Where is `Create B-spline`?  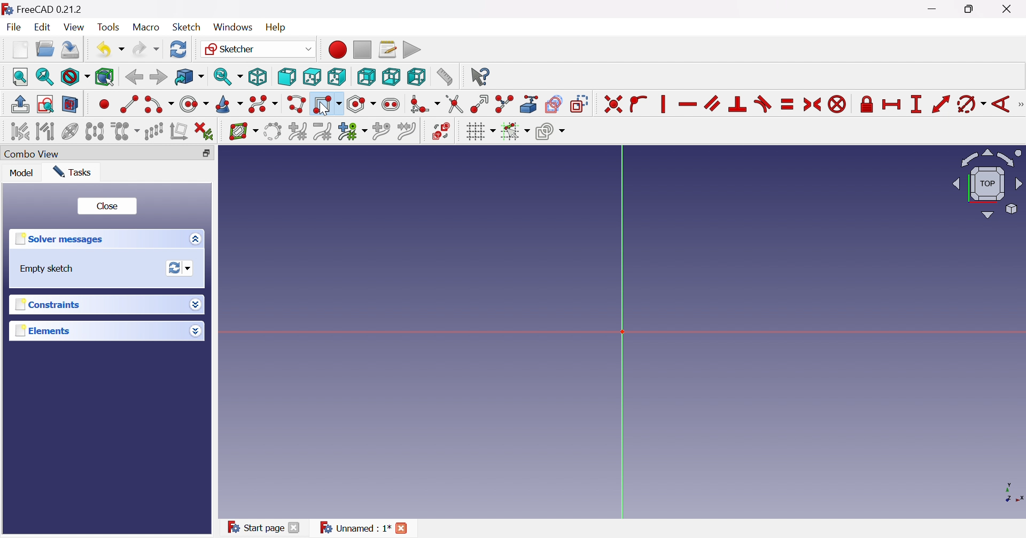 Create B-spline is located at coordinates (263, 104).